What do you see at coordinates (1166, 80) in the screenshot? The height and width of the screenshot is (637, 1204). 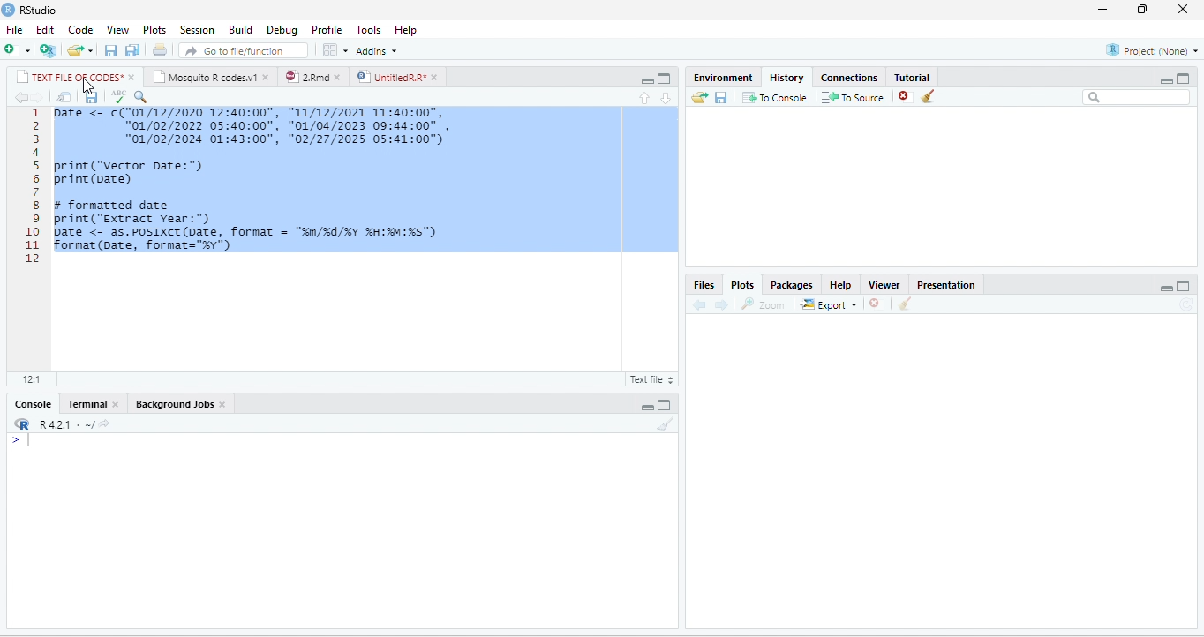 I see `minimize` at bounding box center [1166, 80].